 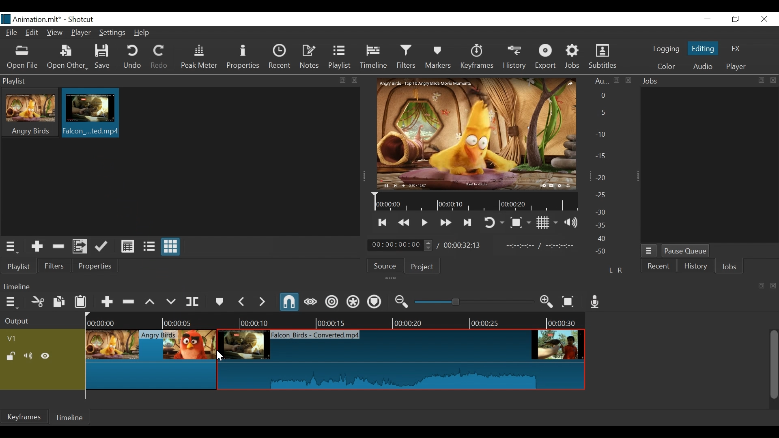 What do you see at coordinates (38, 301) in the screenshot?
I see `Cut` at bounding box center [38, 301].